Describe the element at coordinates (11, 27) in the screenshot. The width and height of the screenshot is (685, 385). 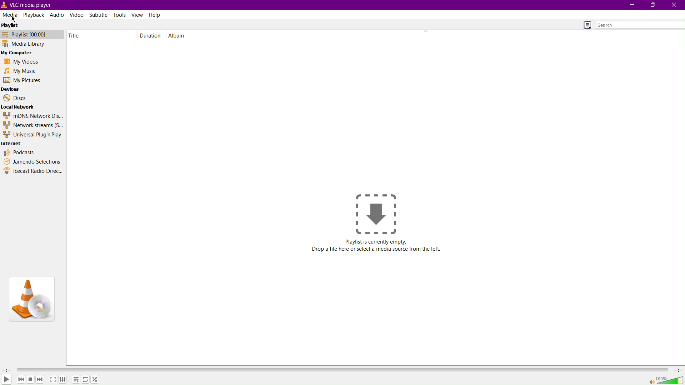
I see `Playlist` at that location.